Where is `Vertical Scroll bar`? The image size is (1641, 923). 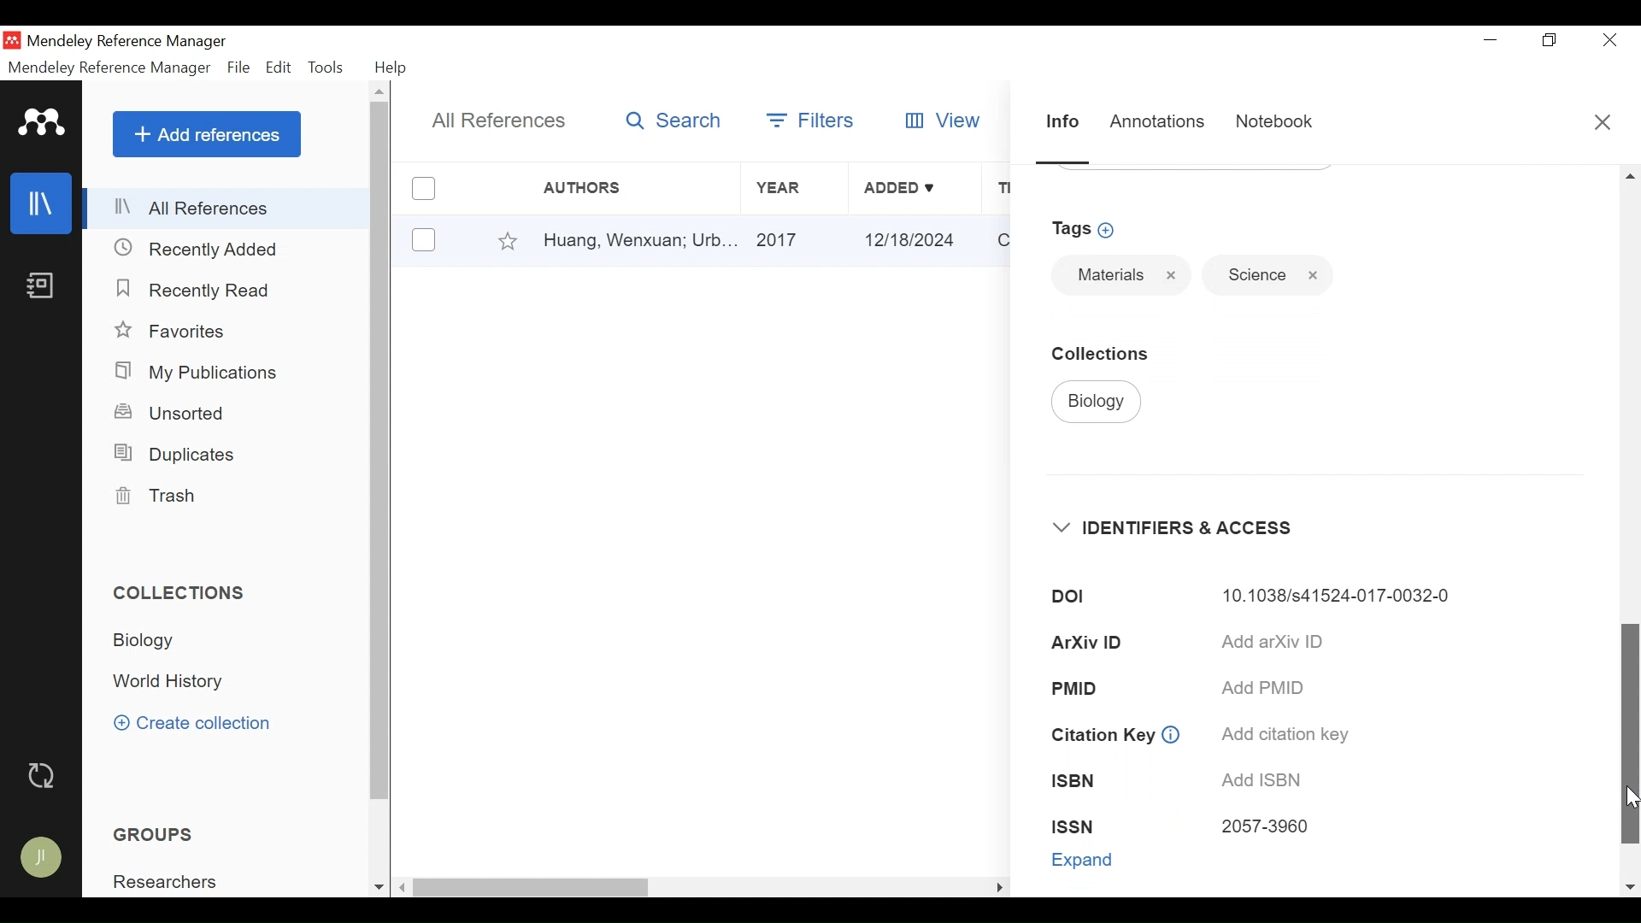
Vertical Scroll bar is located at coordinates (532, 888).